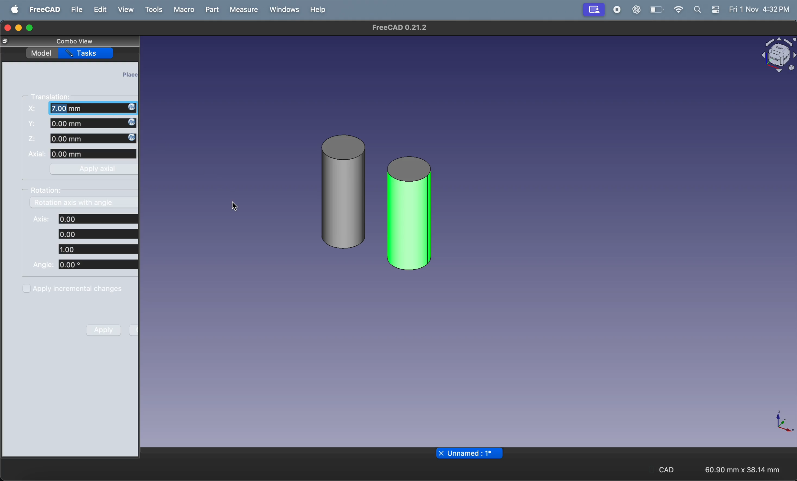 This screenshot has height=481, width=797. I want to click on copy, so click(5, 41).